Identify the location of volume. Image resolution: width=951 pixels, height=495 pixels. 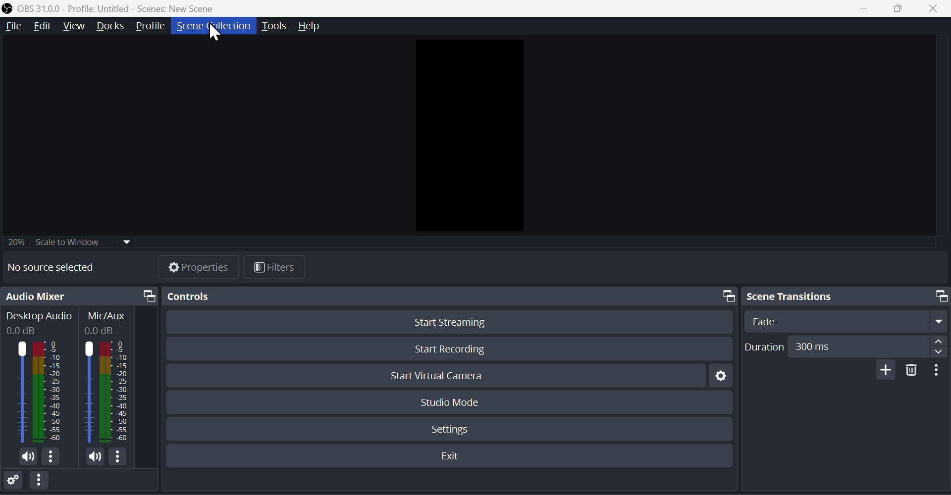
(89, 456).